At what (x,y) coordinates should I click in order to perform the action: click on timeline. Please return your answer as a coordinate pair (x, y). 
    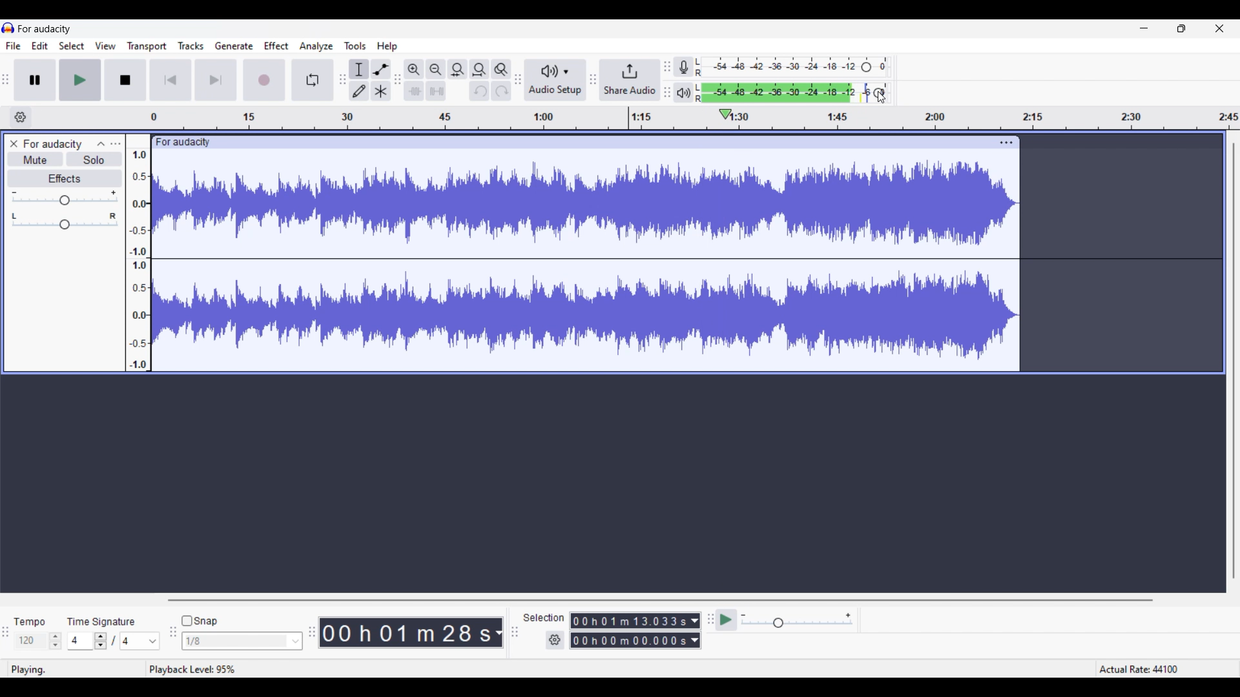
    Looking at the image, I should click on (984, 118).